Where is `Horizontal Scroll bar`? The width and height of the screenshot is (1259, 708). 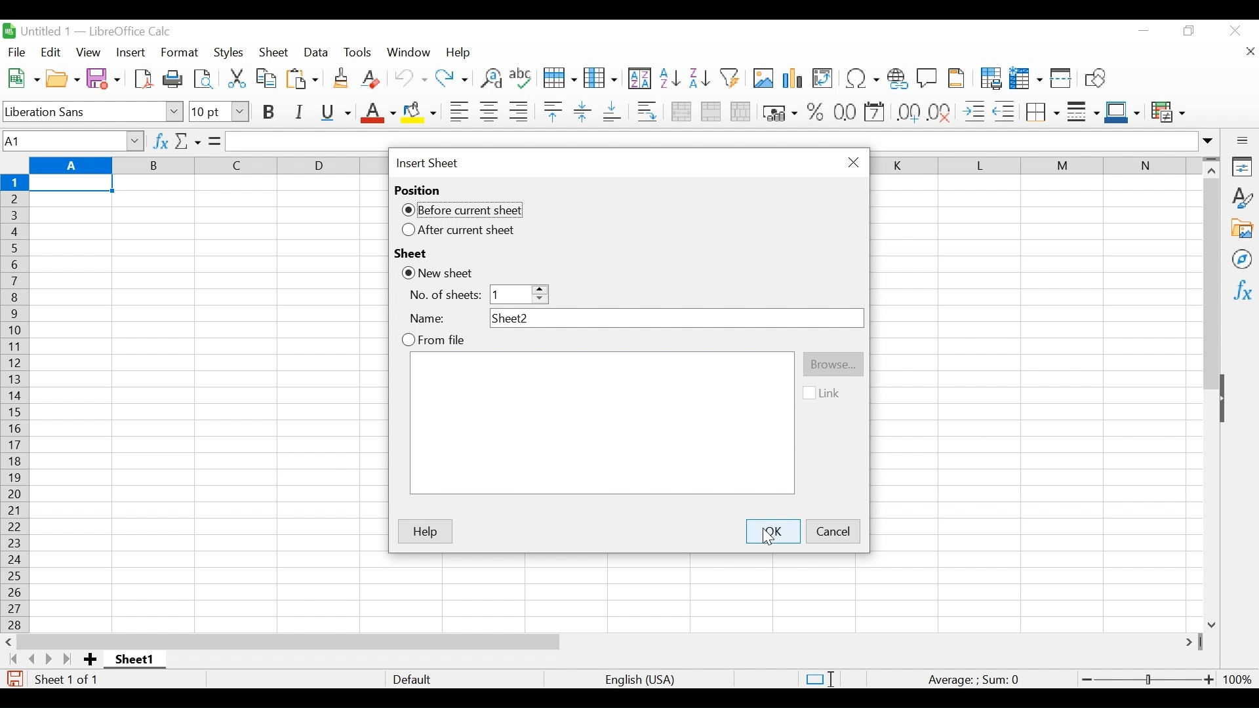 Horizontal Scroll bar is located at coordinates (289, 641).